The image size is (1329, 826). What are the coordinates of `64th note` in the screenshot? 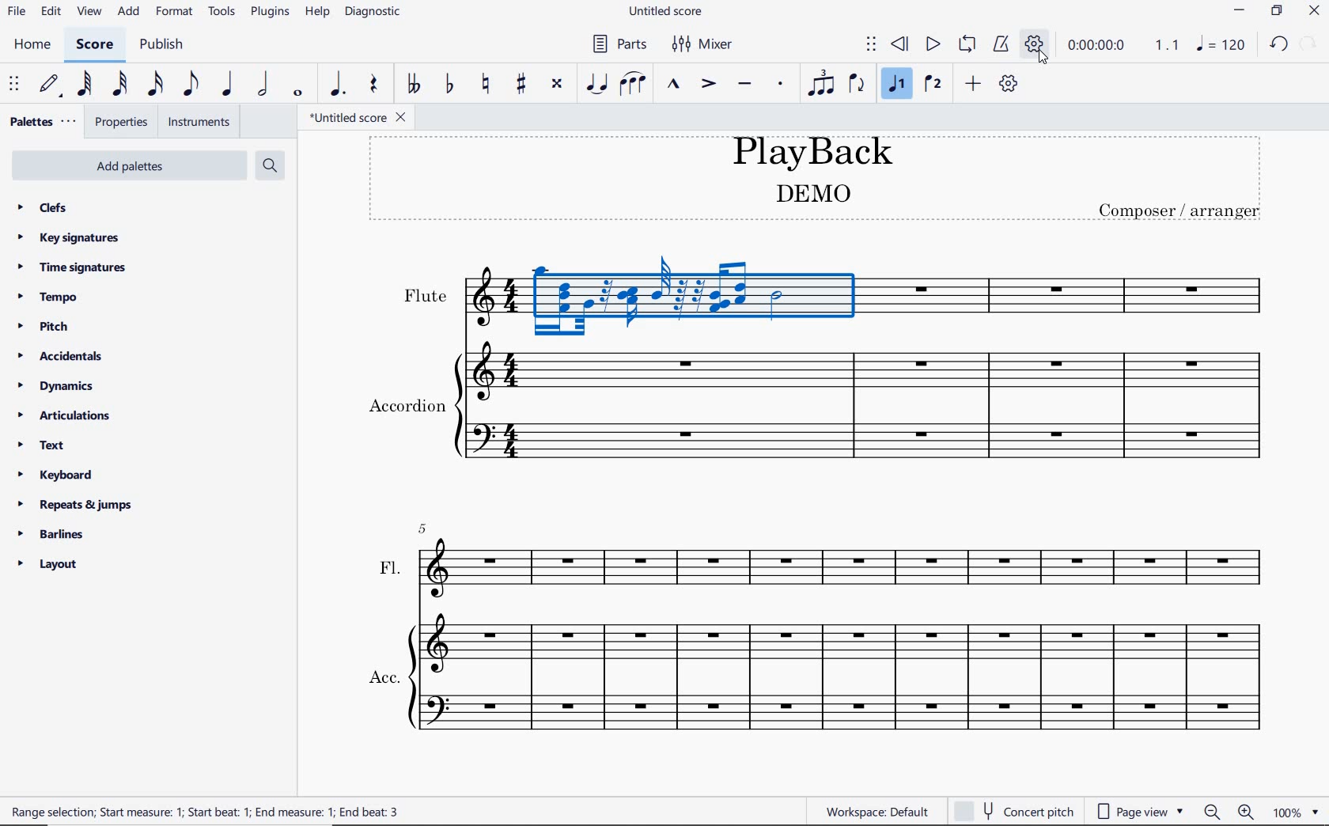 It's located at (85, 84).